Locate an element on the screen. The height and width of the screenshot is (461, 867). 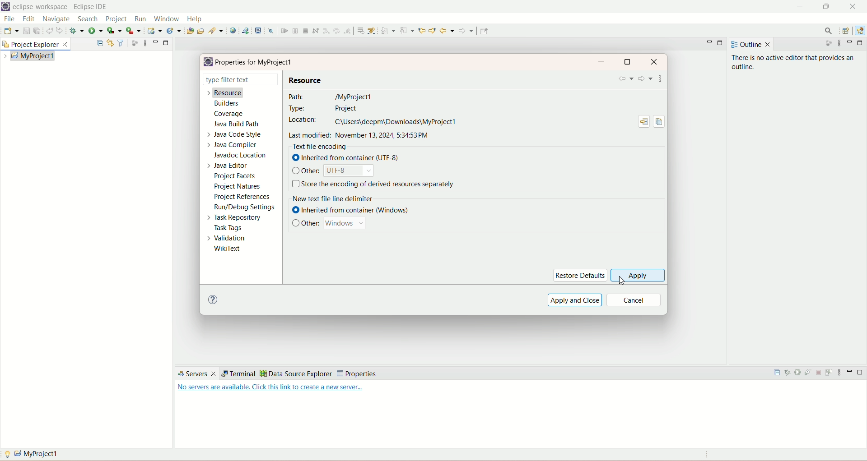
properties is located at coordinates (356, 373).